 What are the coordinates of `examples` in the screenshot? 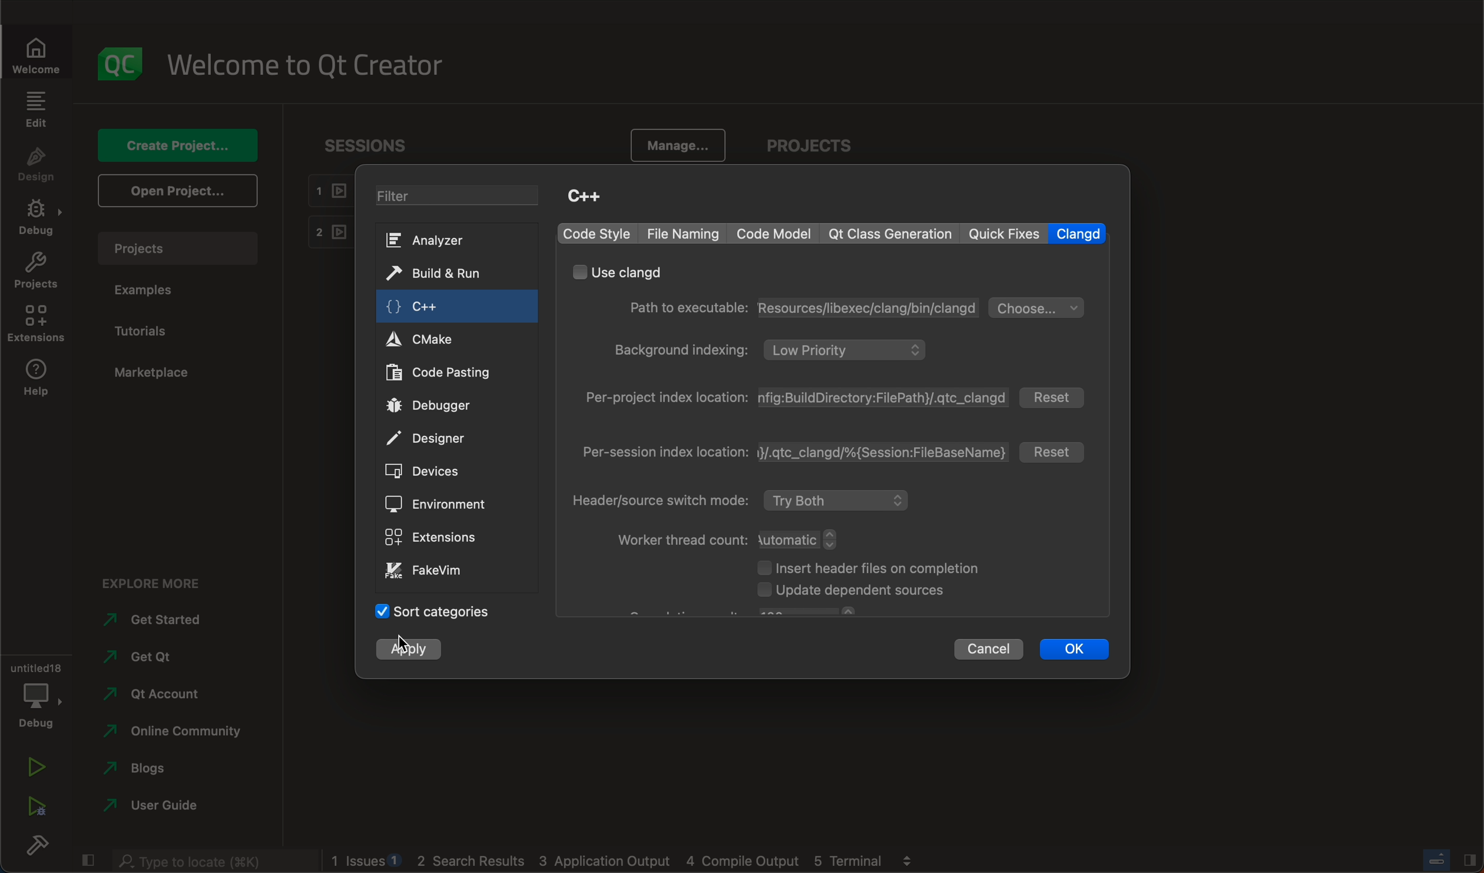 It's located at (165, 291).